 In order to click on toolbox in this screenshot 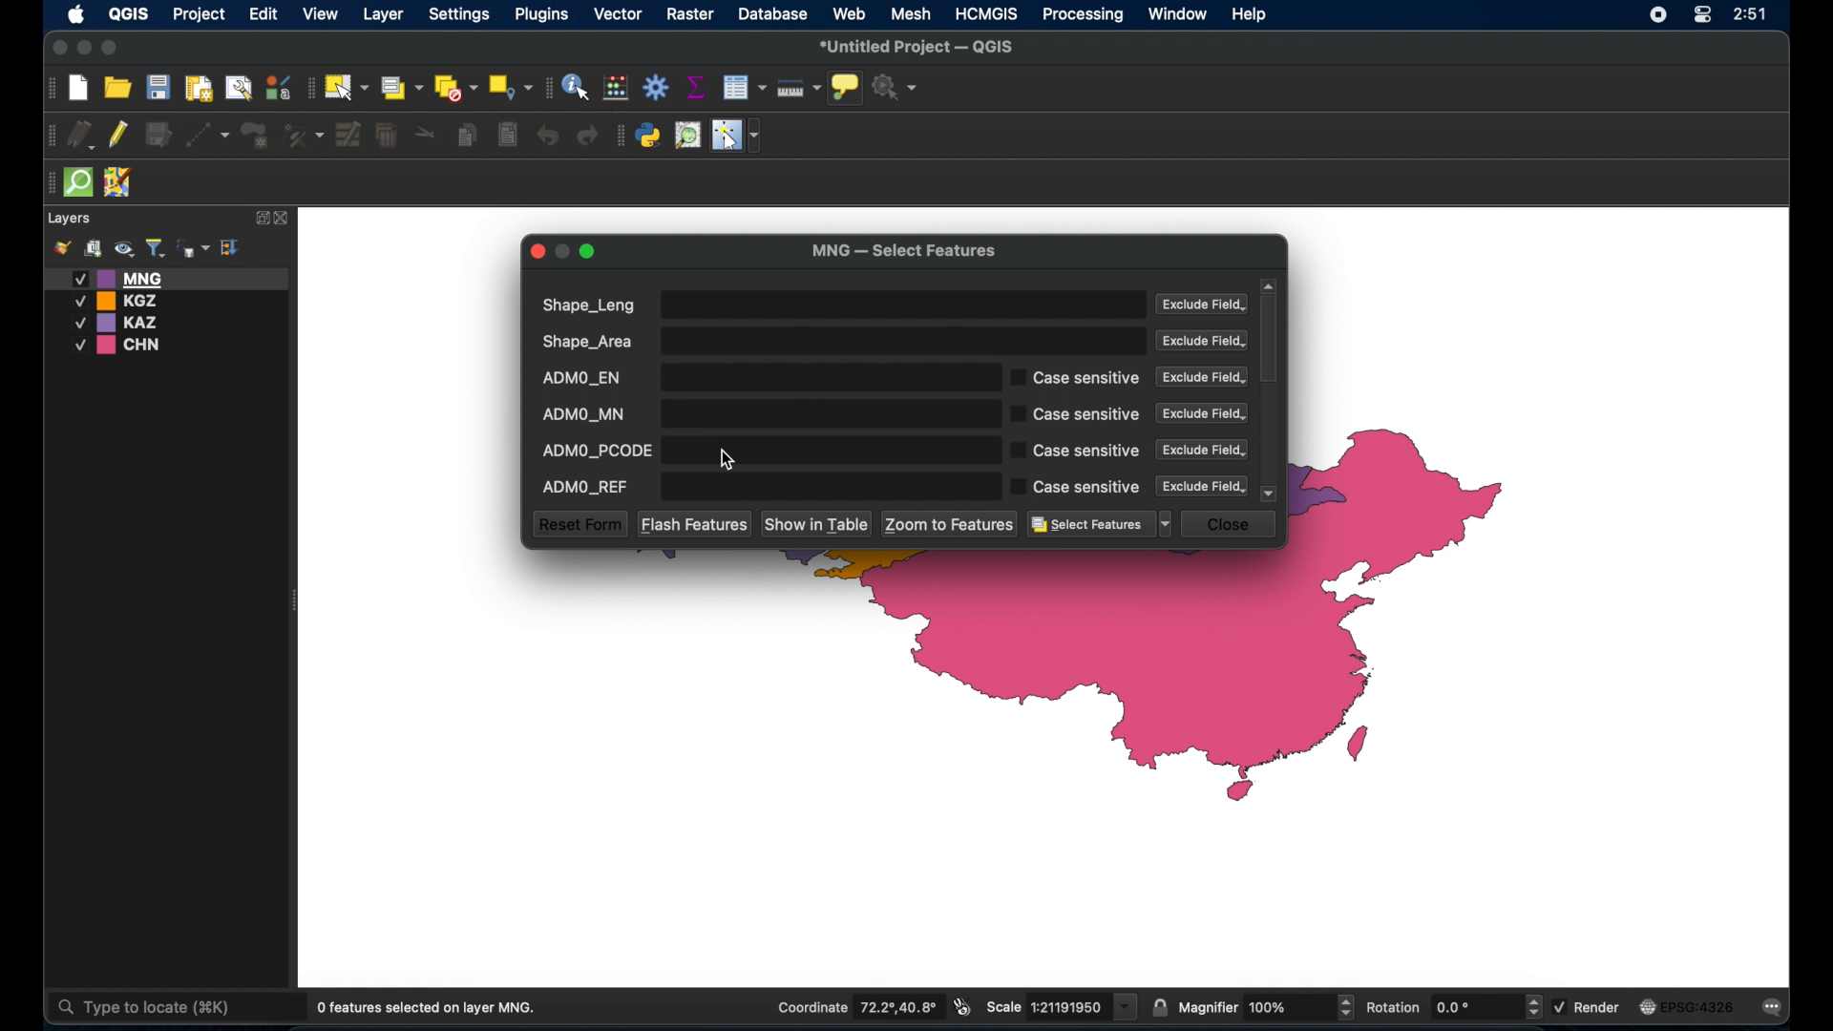, I will do `click(656, 87)`.